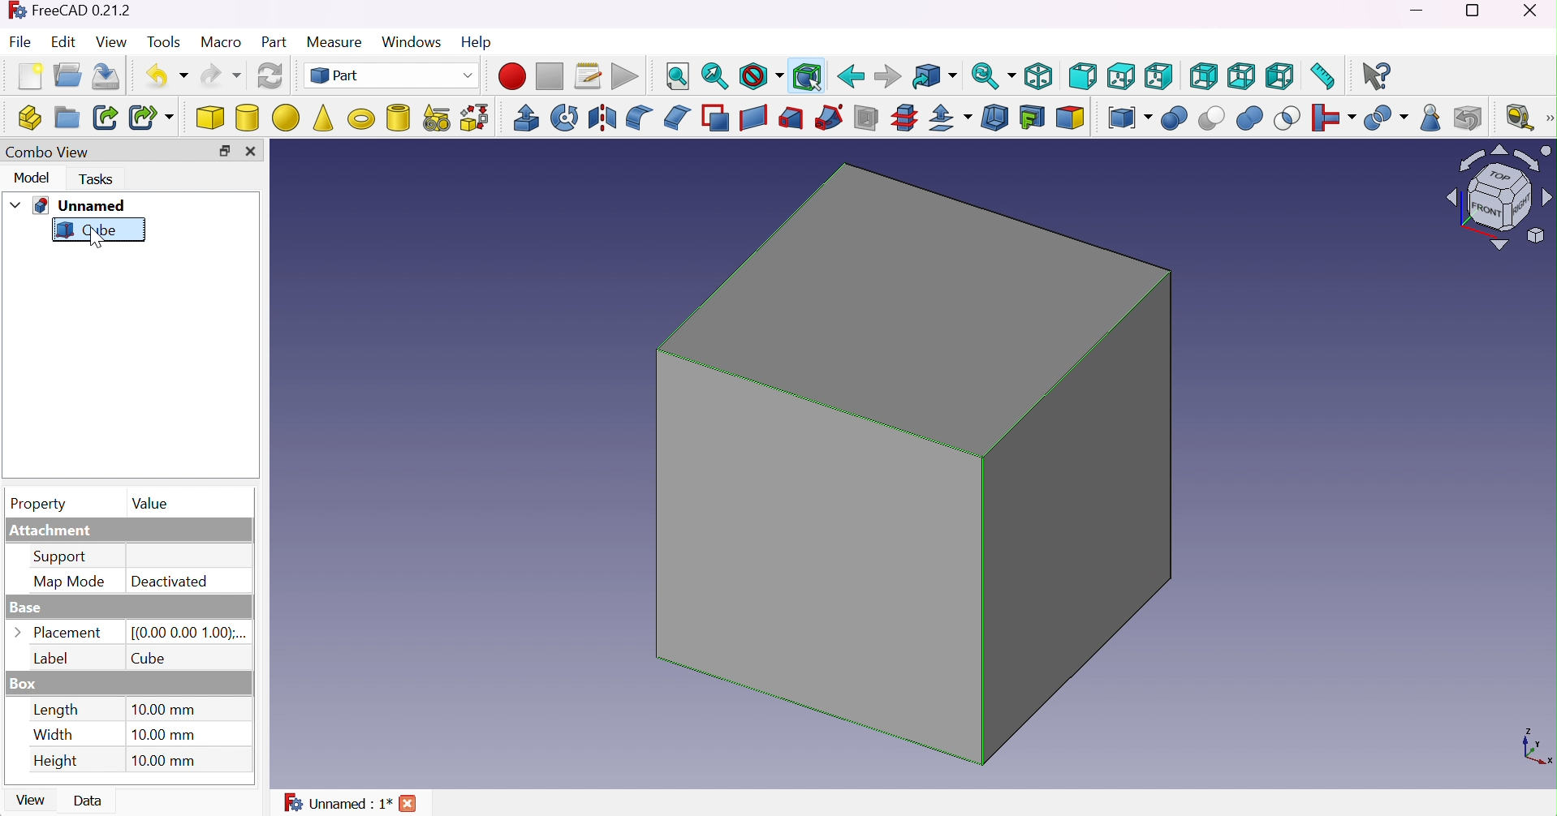 Image resolution: width=1557 pixels, height=816 pixels. What do you see at coordinates (1287, 118) in the screenshot?
I see `Intersection` at bounding box center [1287, 118].